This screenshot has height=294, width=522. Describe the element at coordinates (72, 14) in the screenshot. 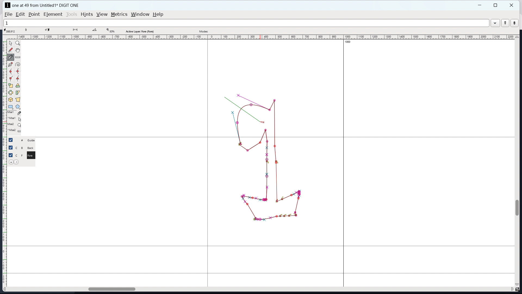

I see `tools` at that location.